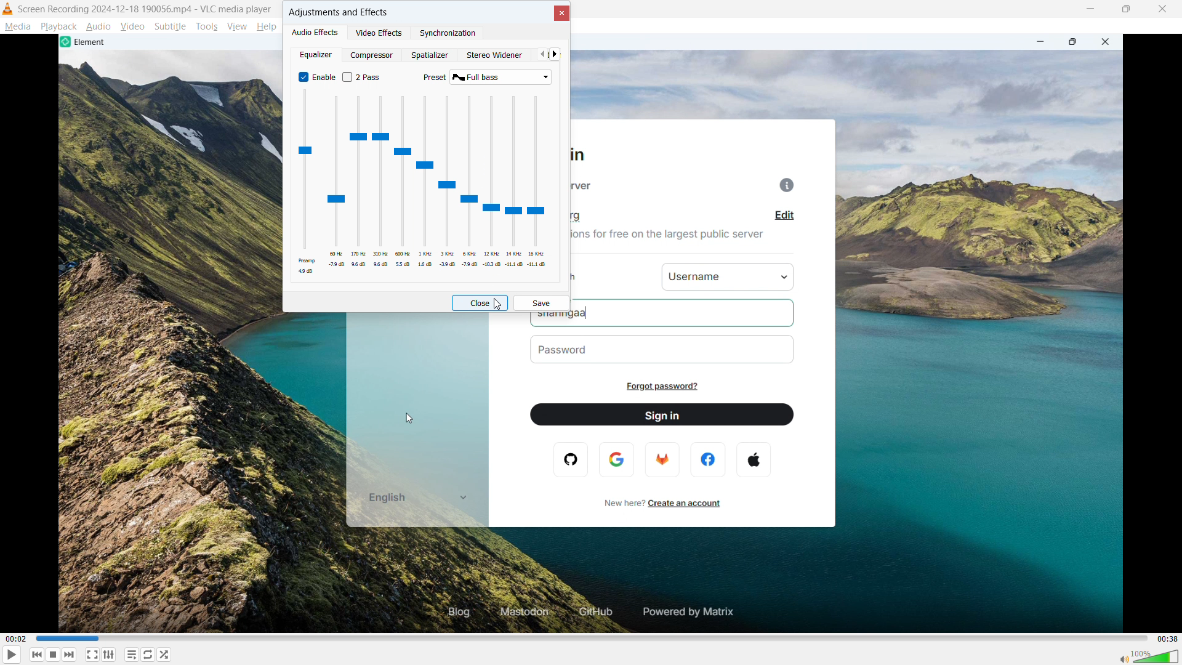  What do you see at coordinates (479, 302) in the screenshot?
I see `Close` at bounding box center [479, 302].